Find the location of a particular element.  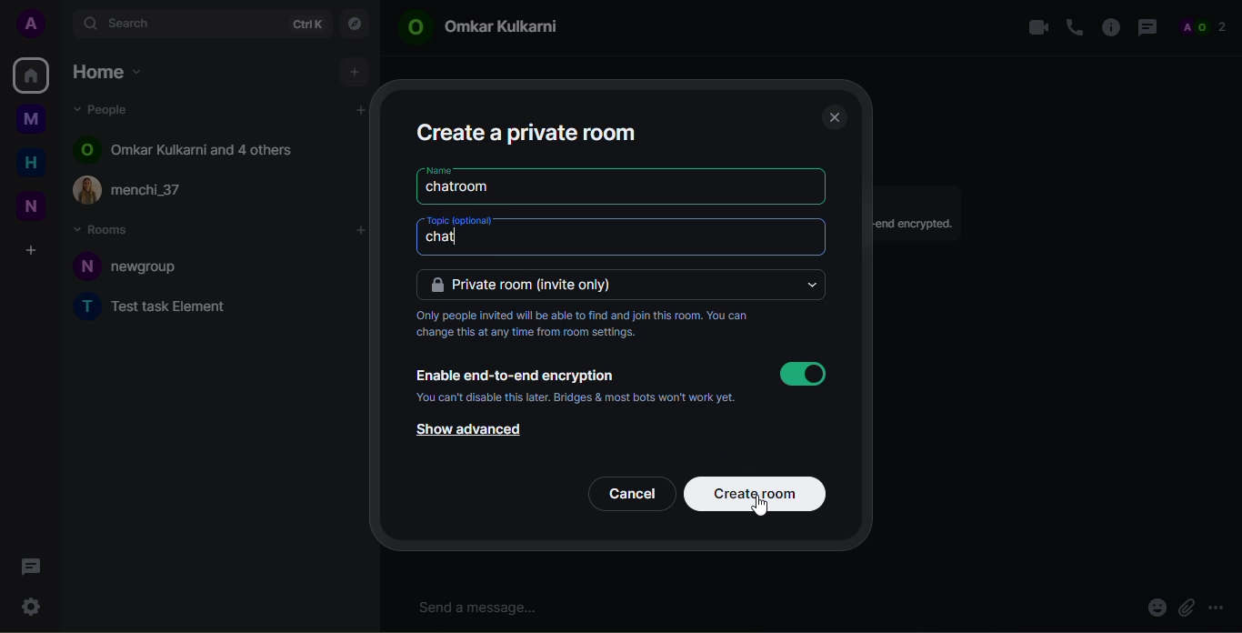

info is located at coordinates (918, 225).